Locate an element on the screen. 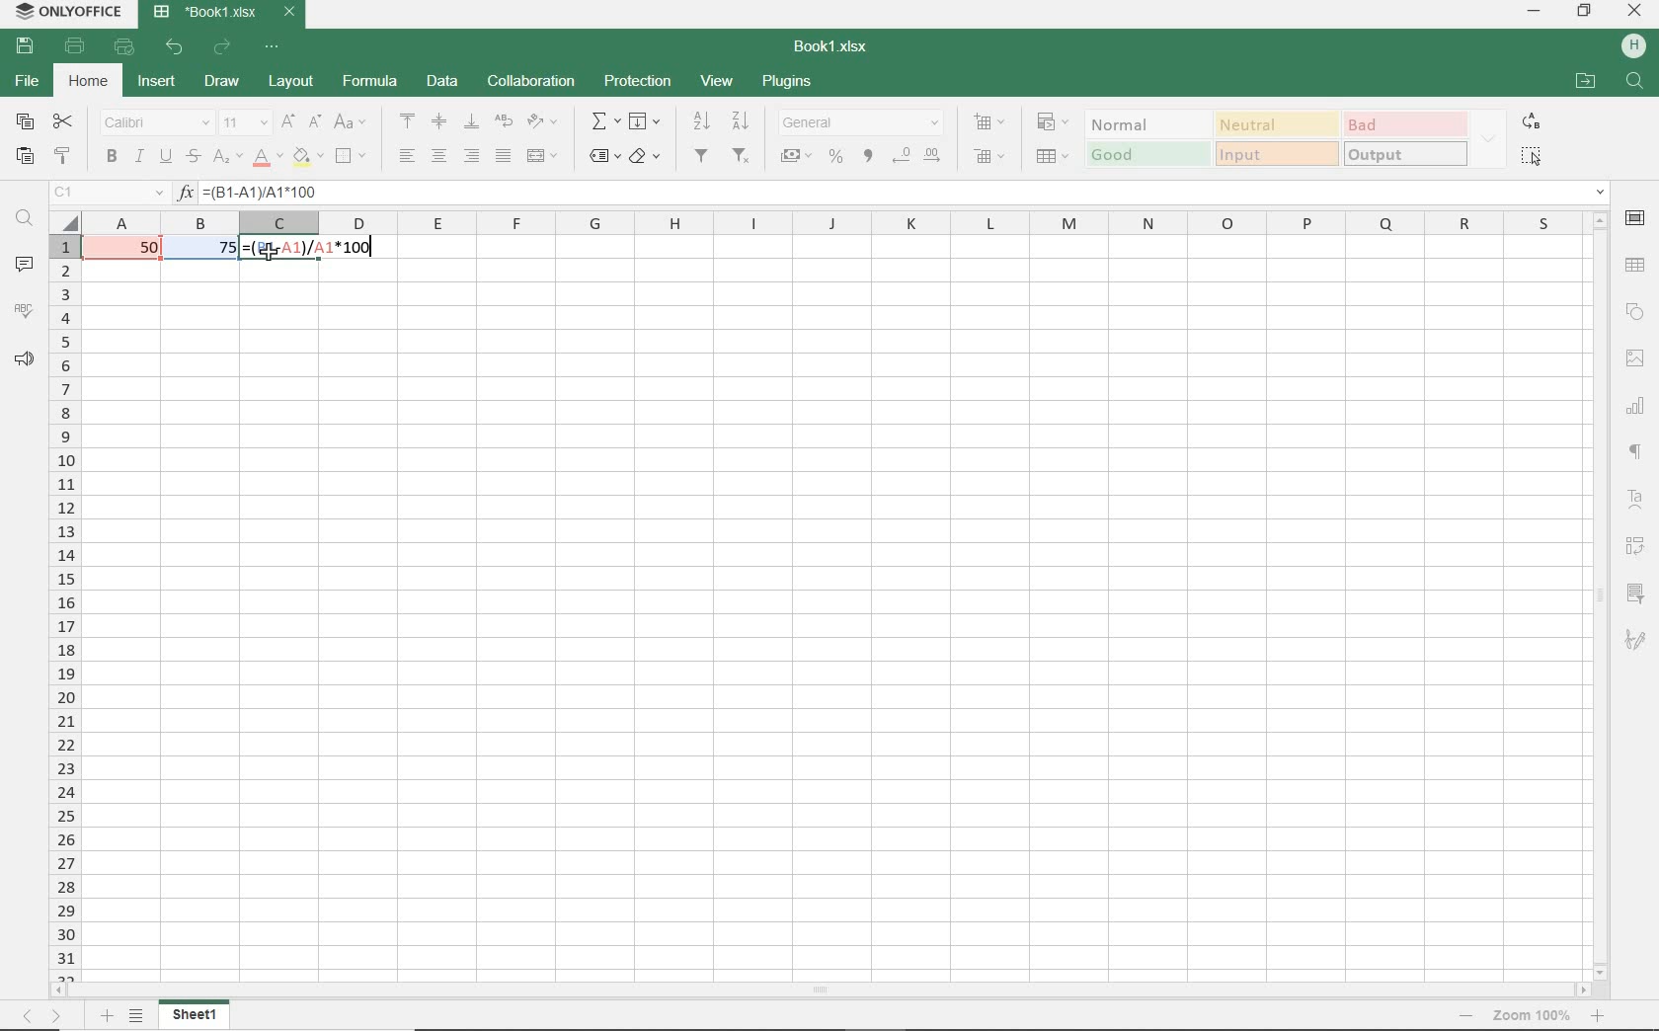 Image resolution: width=1659 pixels, height=1031 pixels. HP is located at coordinates (1630, 44).